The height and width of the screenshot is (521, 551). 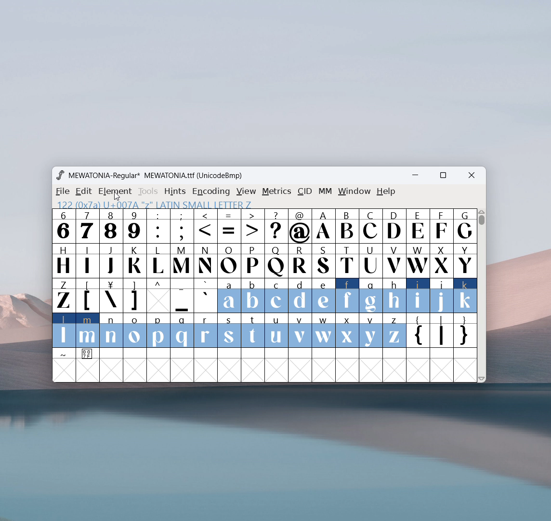 What do you see at coordinates (148, 192) in the screenshot?
I see `tools` at bounding box center [148, 192].